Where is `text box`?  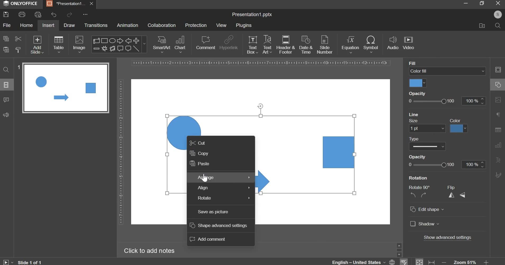
text box is located at coordinates (252, 45).